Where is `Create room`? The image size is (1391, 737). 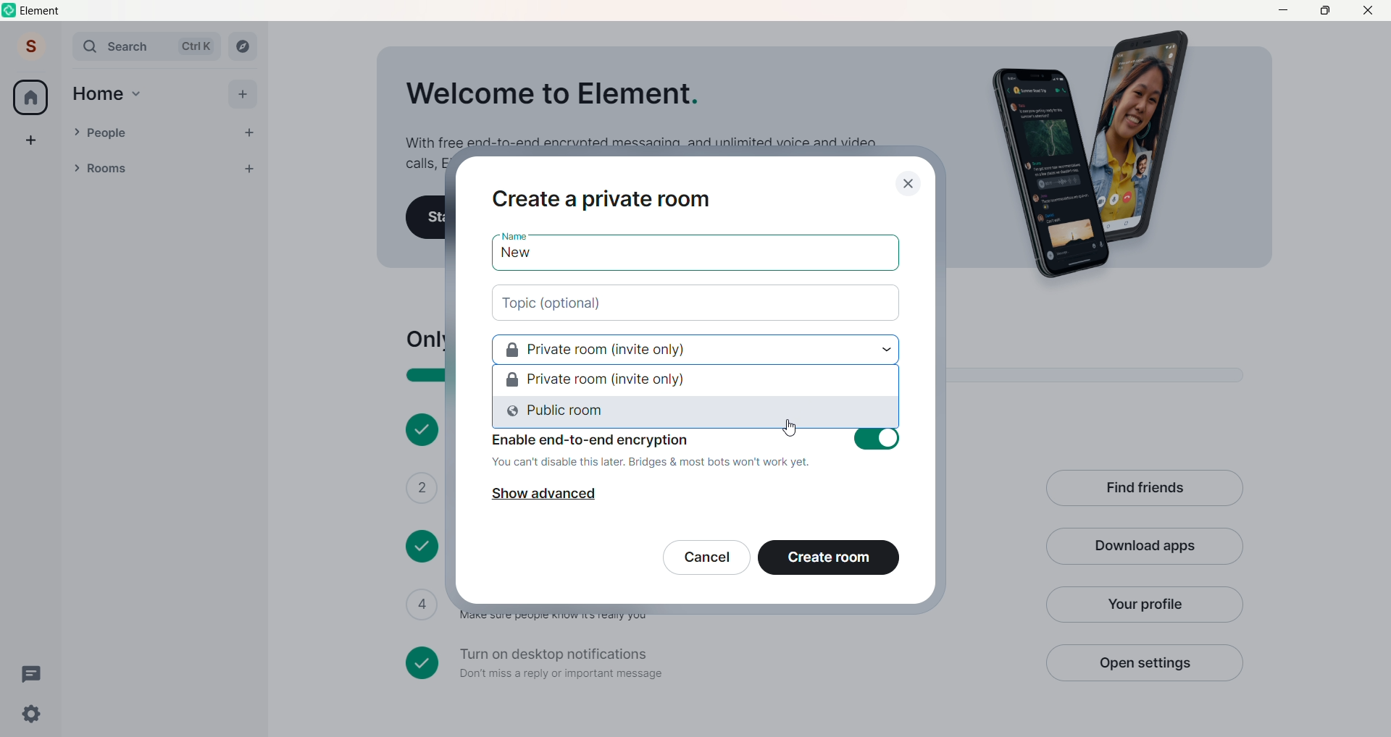 Create room is located at coordinates (829, 557).